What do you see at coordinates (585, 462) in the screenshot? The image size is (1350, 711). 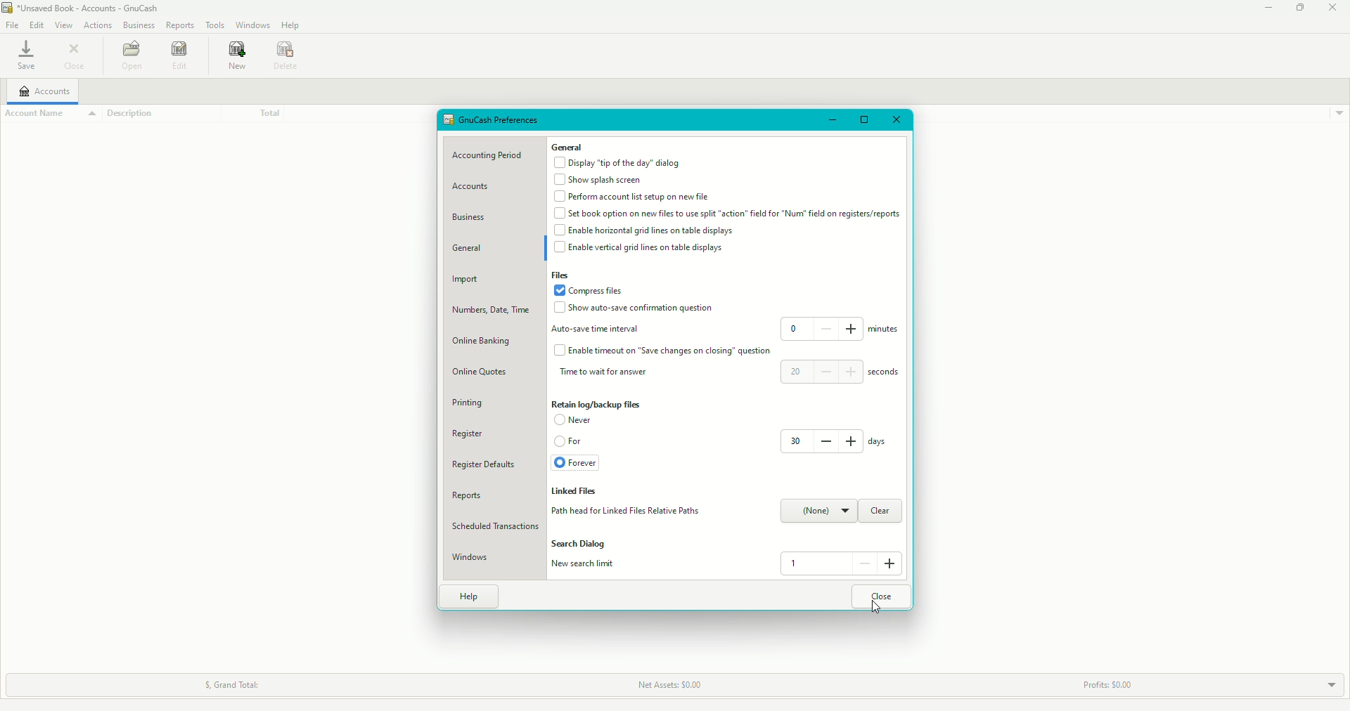 I see `Forever` at bounding box center [585, 462].